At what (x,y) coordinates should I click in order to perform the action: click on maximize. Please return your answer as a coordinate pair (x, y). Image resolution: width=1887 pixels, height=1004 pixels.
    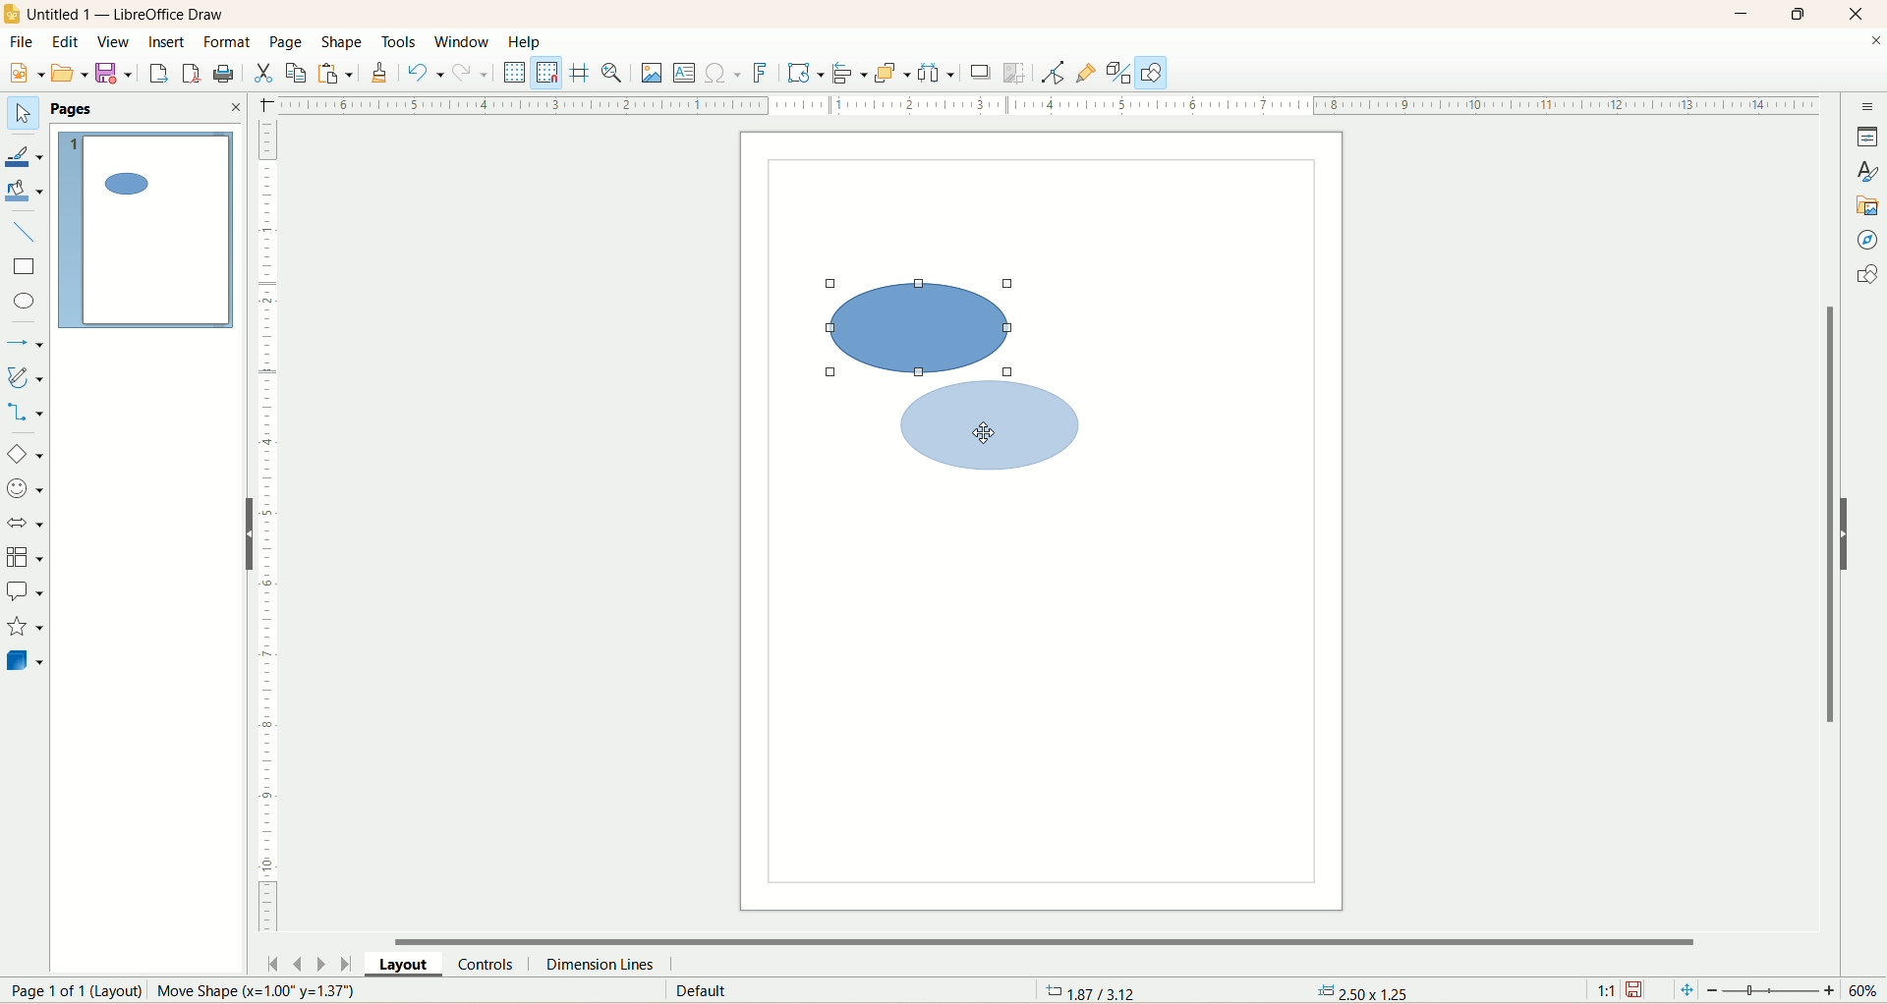
    Looking at the image, I should click on (1797, 14).